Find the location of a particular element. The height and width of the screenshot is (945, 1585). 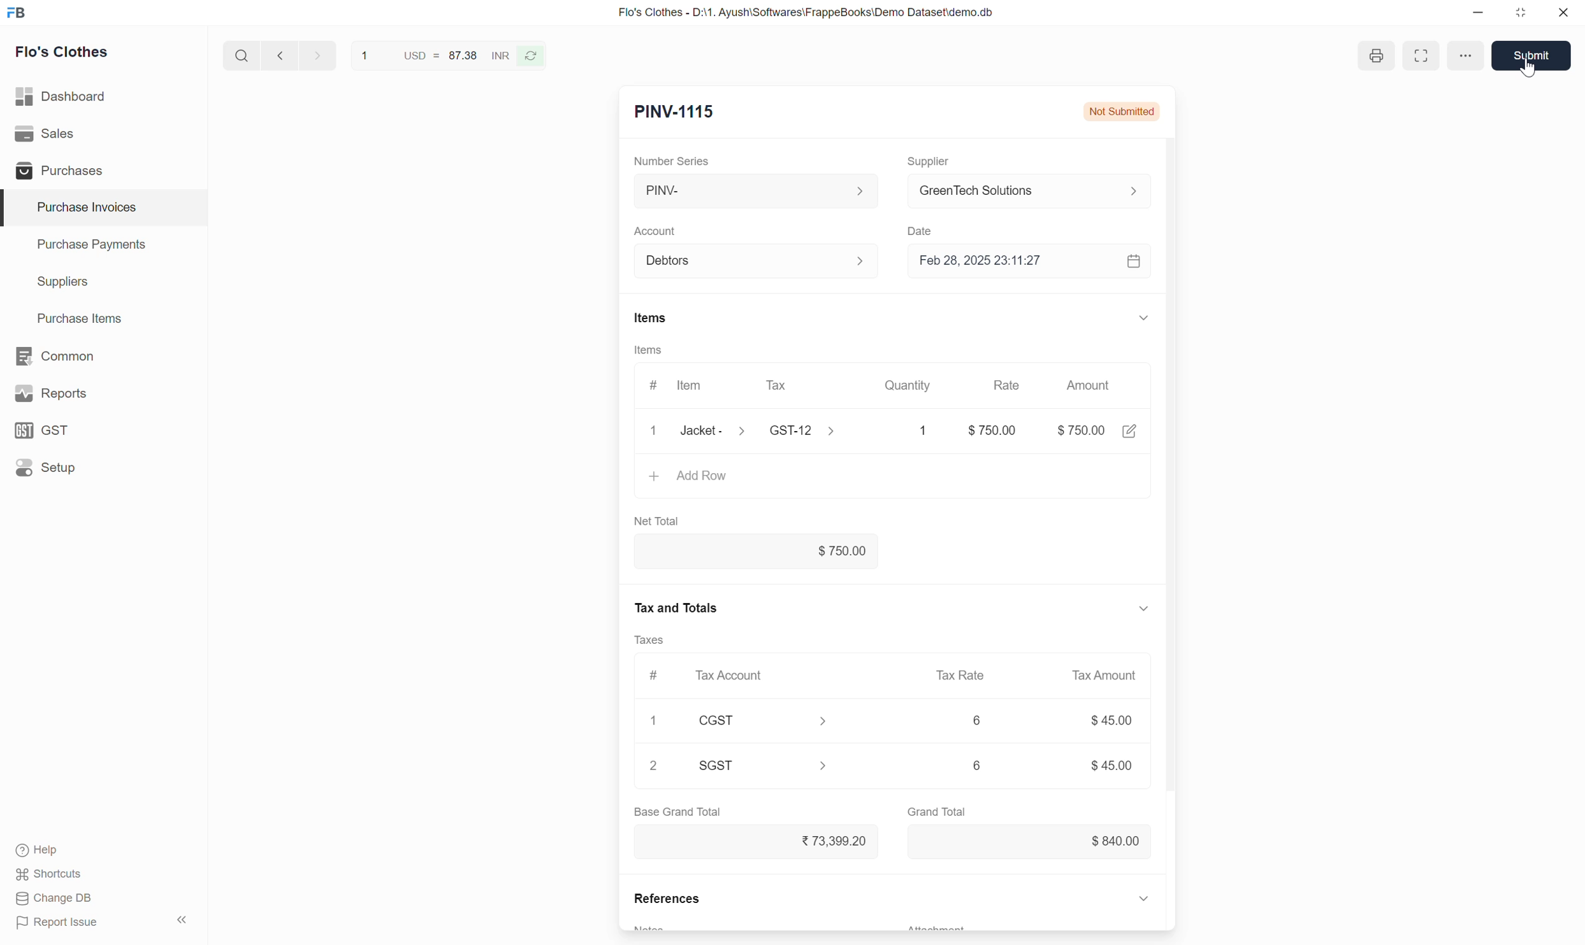

Account is located at coordinates (656, 232).